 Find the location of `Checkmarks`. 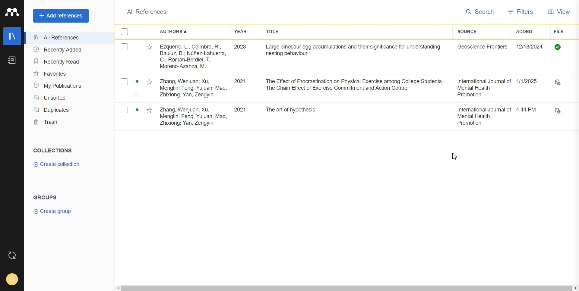

Checkmarks is located at coordinates (124, 46).